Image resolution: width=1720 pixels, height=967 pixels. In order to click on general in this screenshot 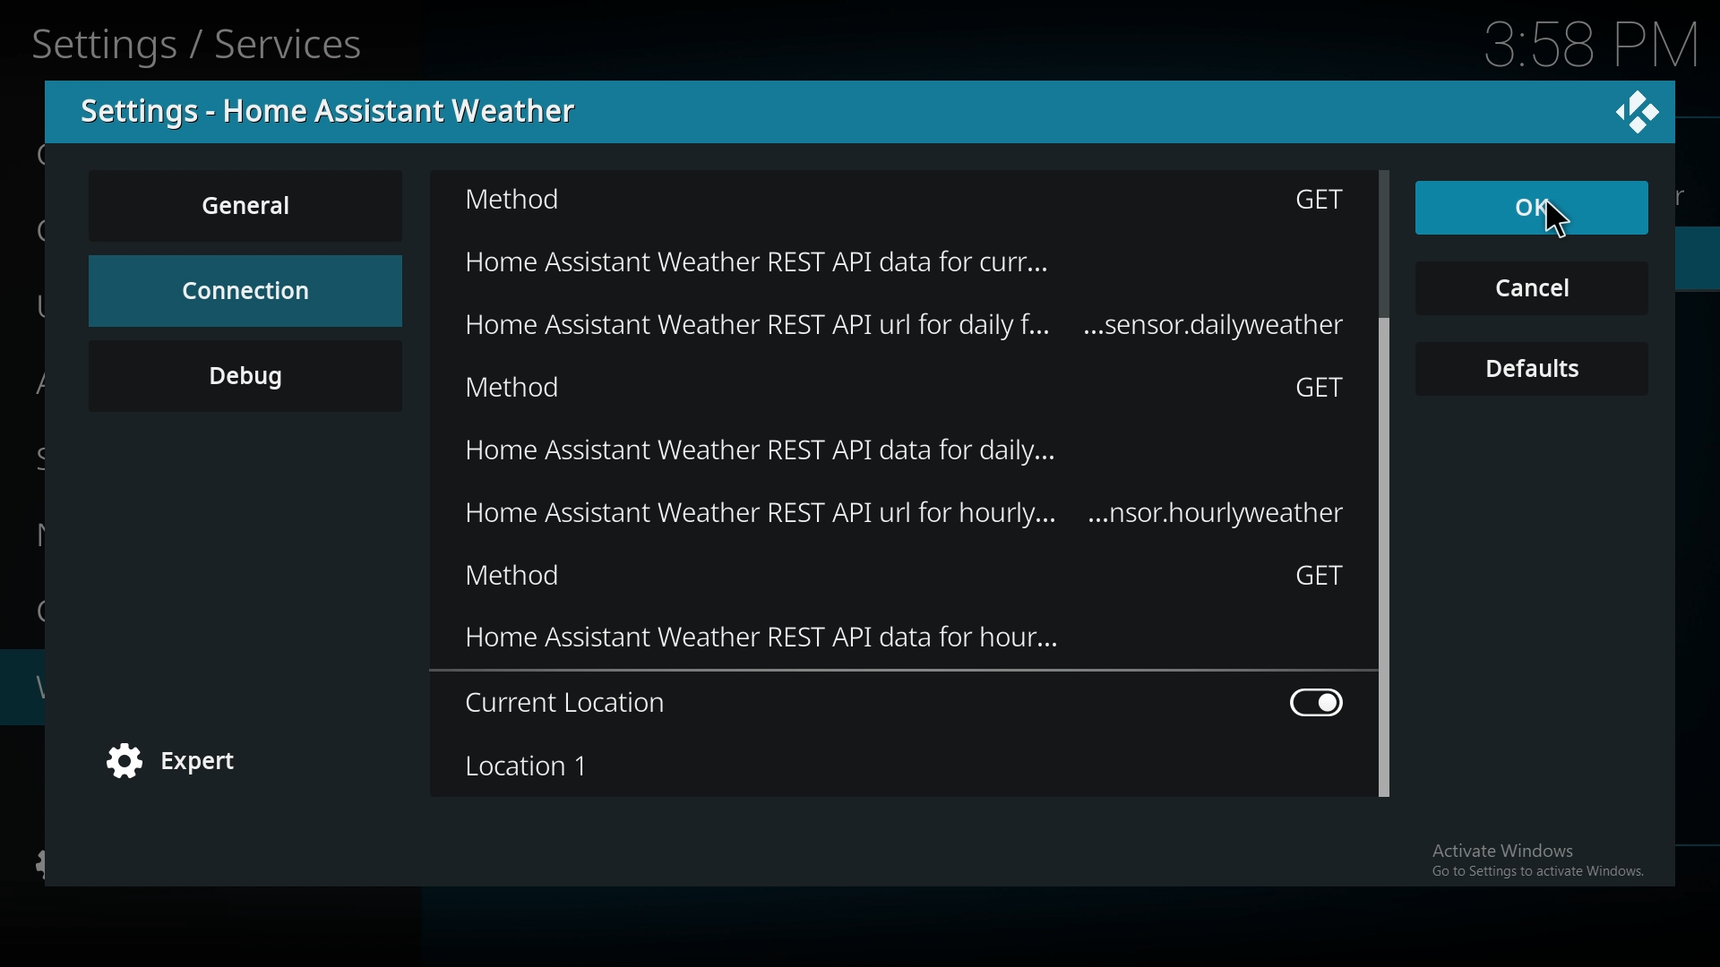, I will do `click(249, 205)`.